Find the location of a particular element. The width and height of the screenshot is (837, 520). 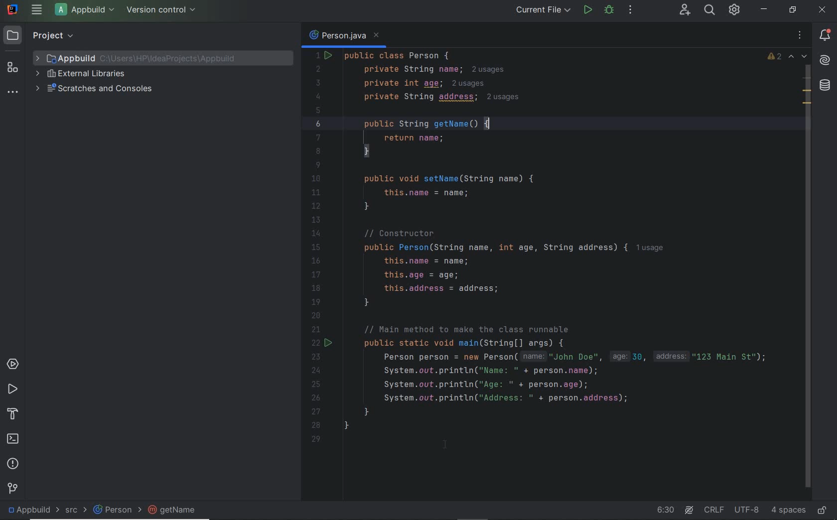

terminal is located at coordinates (13, 437).